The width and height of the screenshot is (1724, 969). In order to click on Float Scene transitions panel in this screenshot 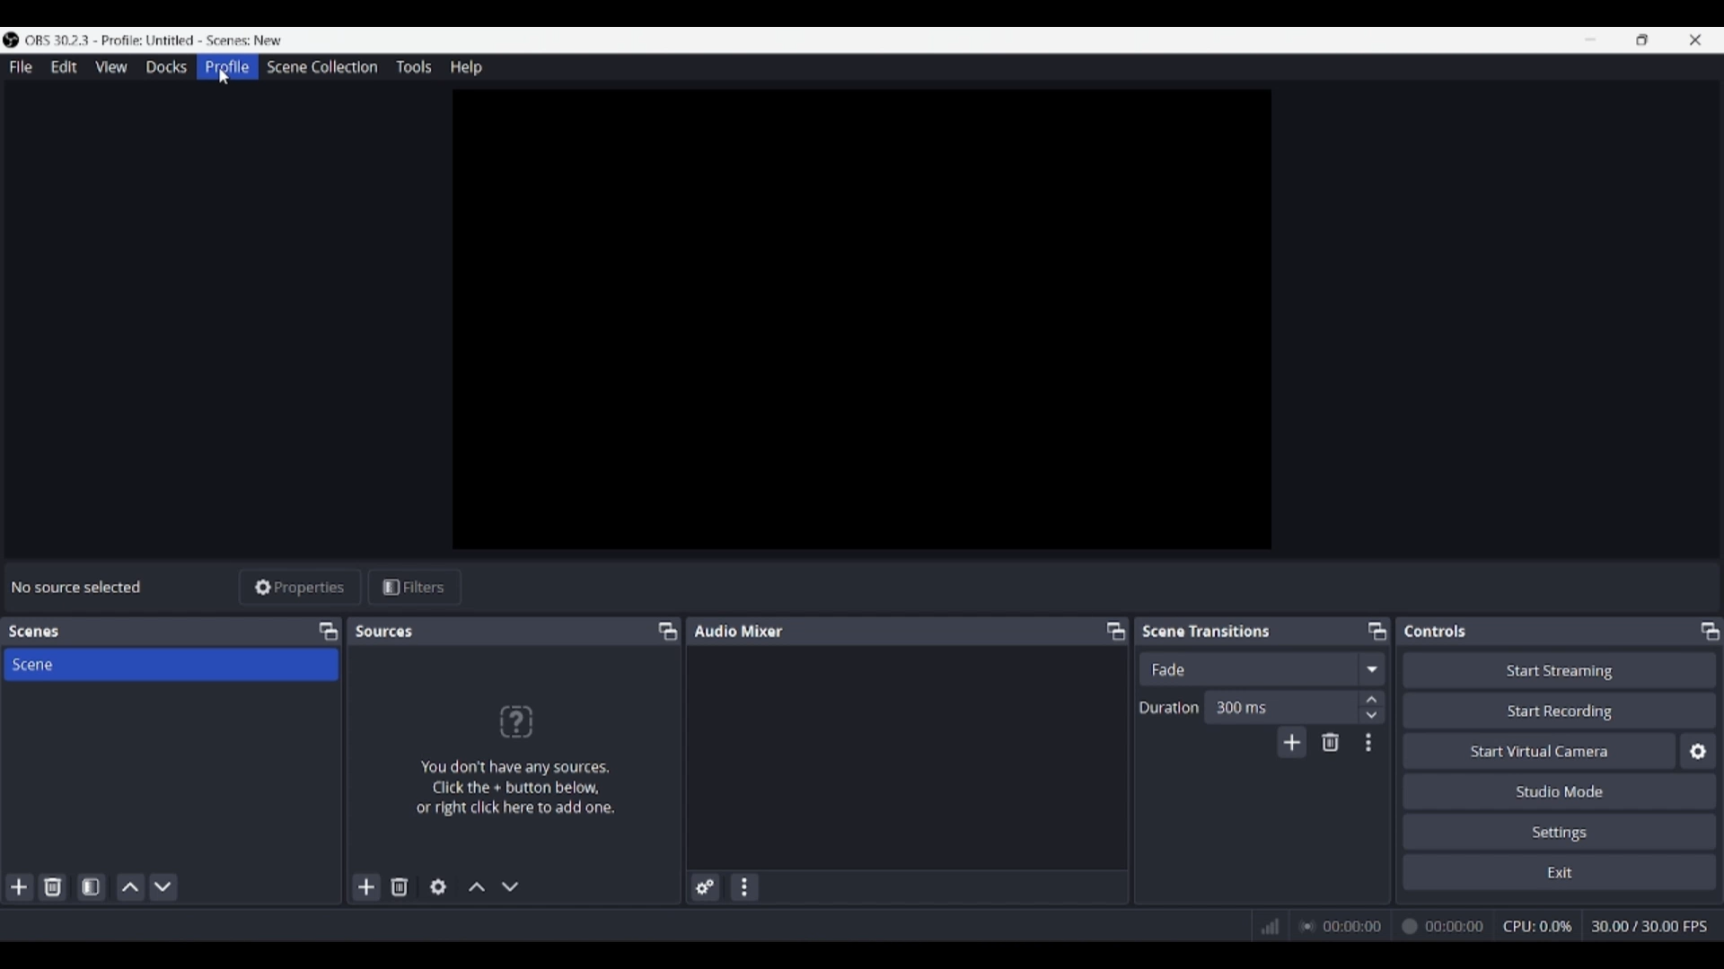, I will do `click(1377, 631)`.